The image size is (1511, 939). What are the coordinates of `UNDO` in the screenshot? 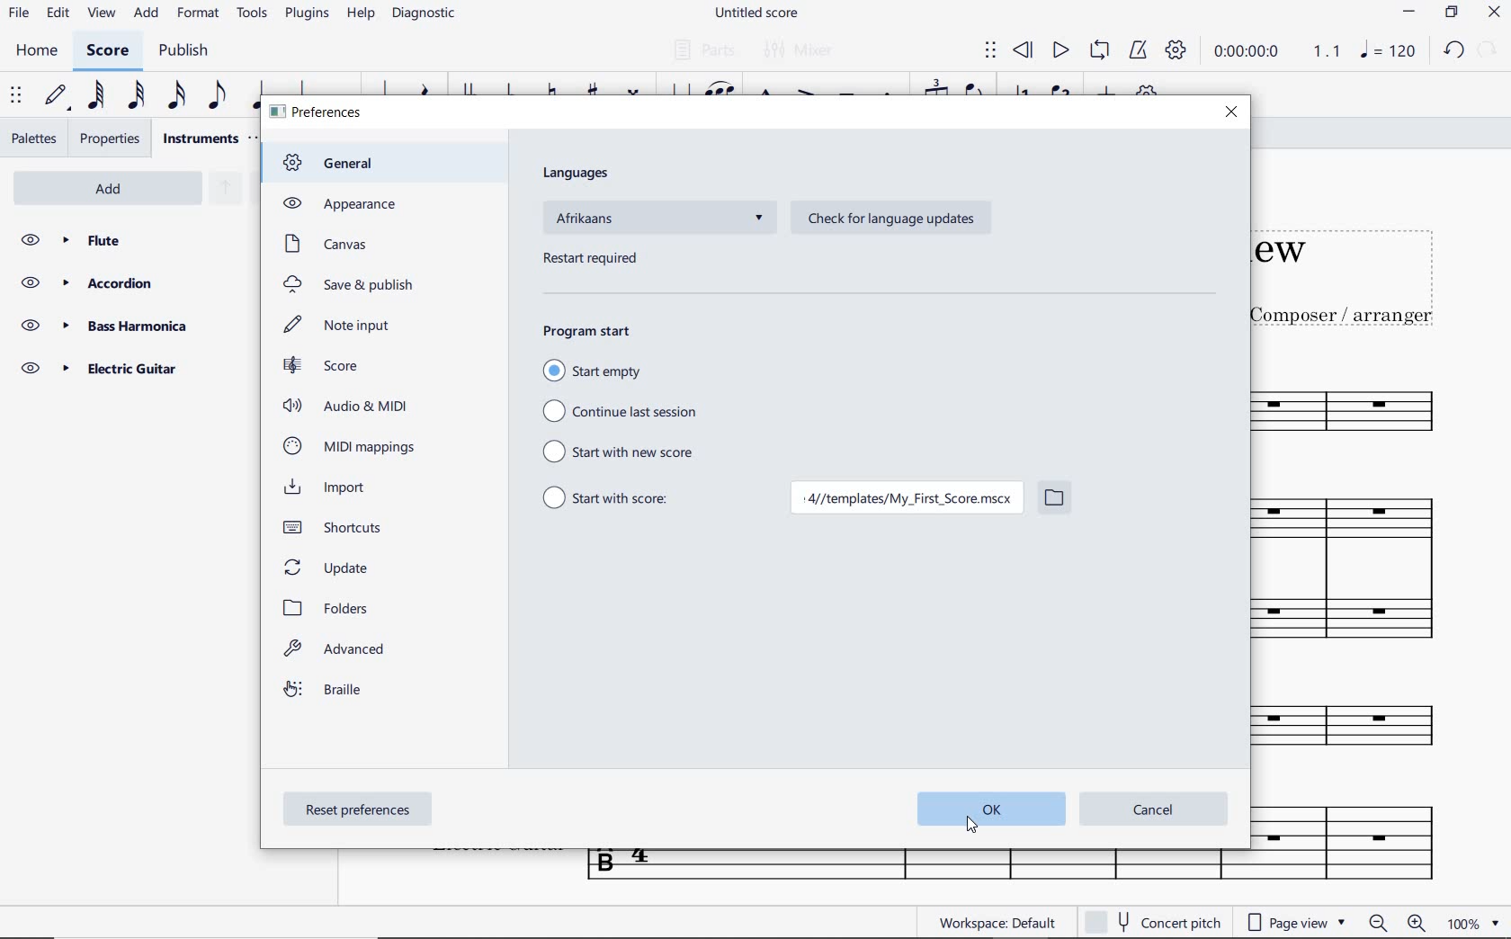 It's located at (1454, 53).